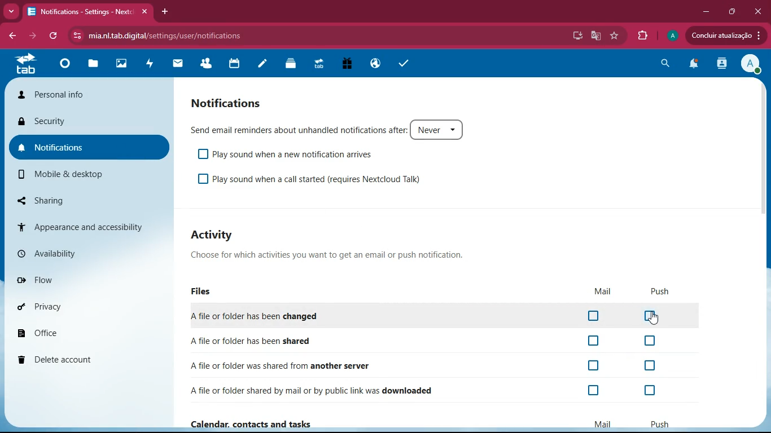  I want to click on mail, so click(178, 64).